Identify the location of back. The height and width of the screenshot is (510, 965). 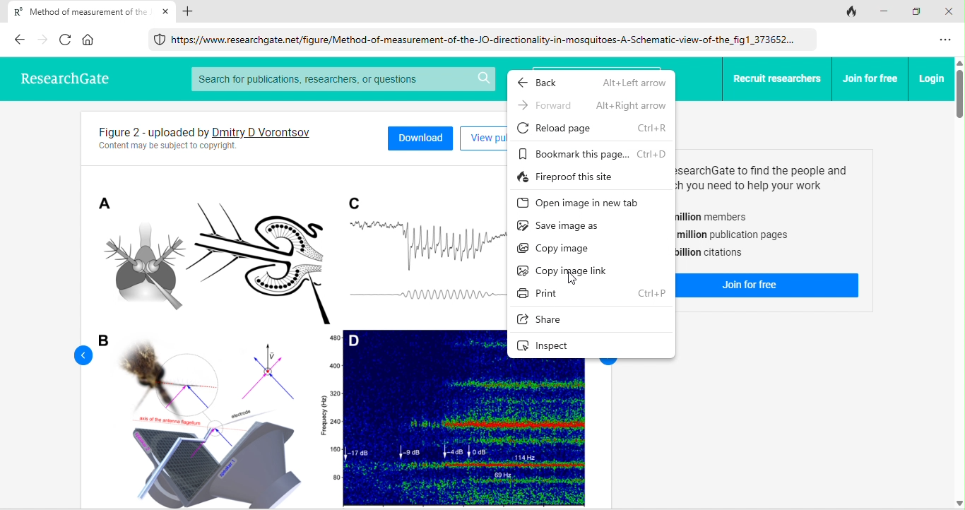
(76, 355).